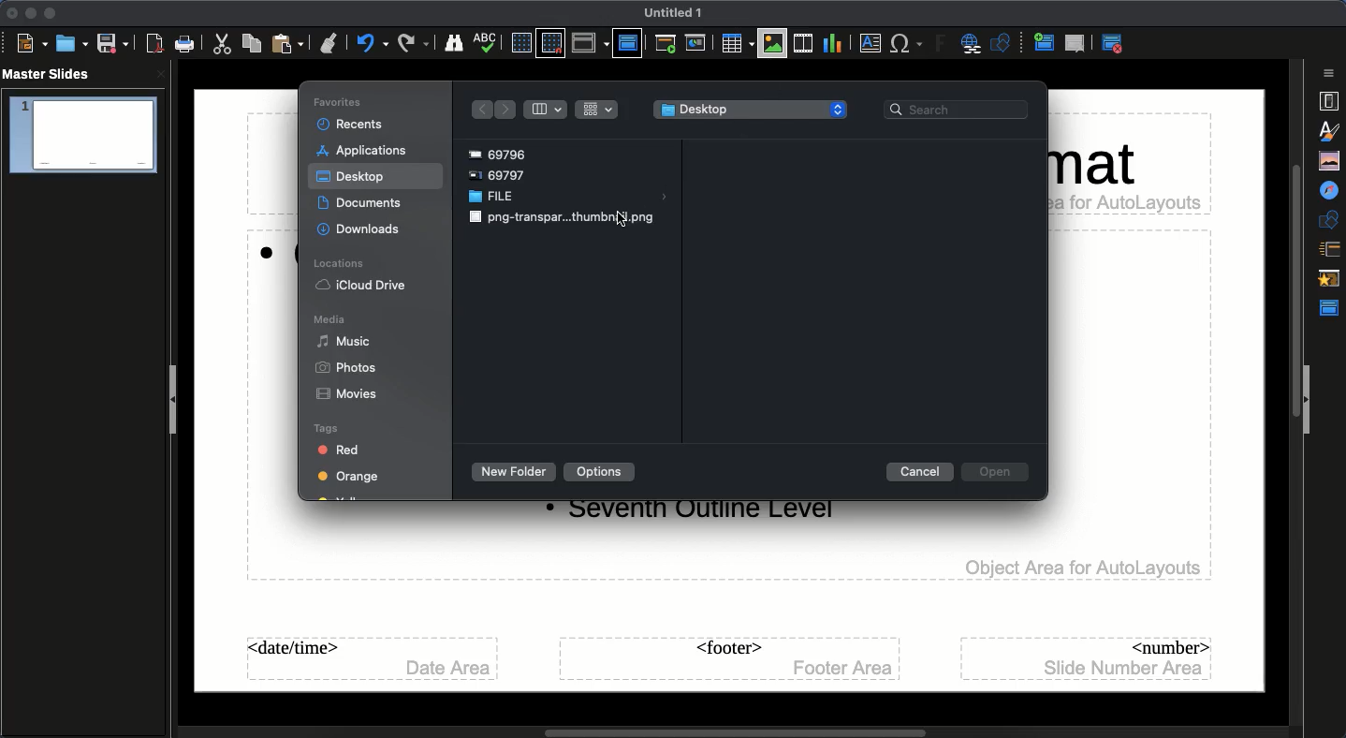 This screenshot has height=738, width=1346. I want to click on Start from first slide, so click(667, 46).